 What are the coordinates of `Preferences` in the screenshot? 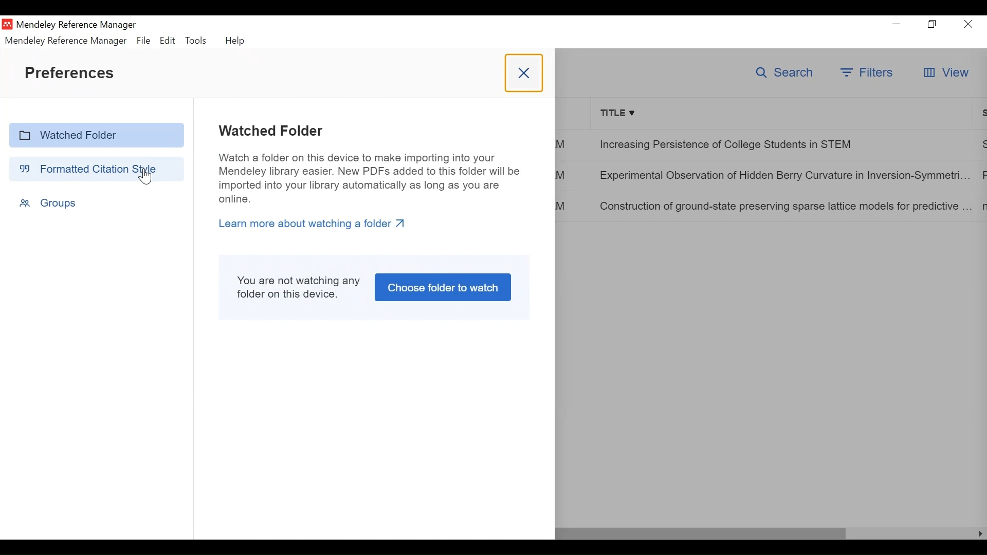 It's located at (70, 72).